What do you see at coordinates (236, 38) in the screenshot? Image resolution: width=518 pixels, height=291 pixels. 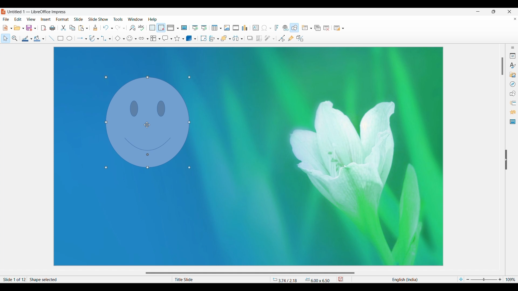 I see `Selected objects to distribute option` at bounding box center [236, 38].